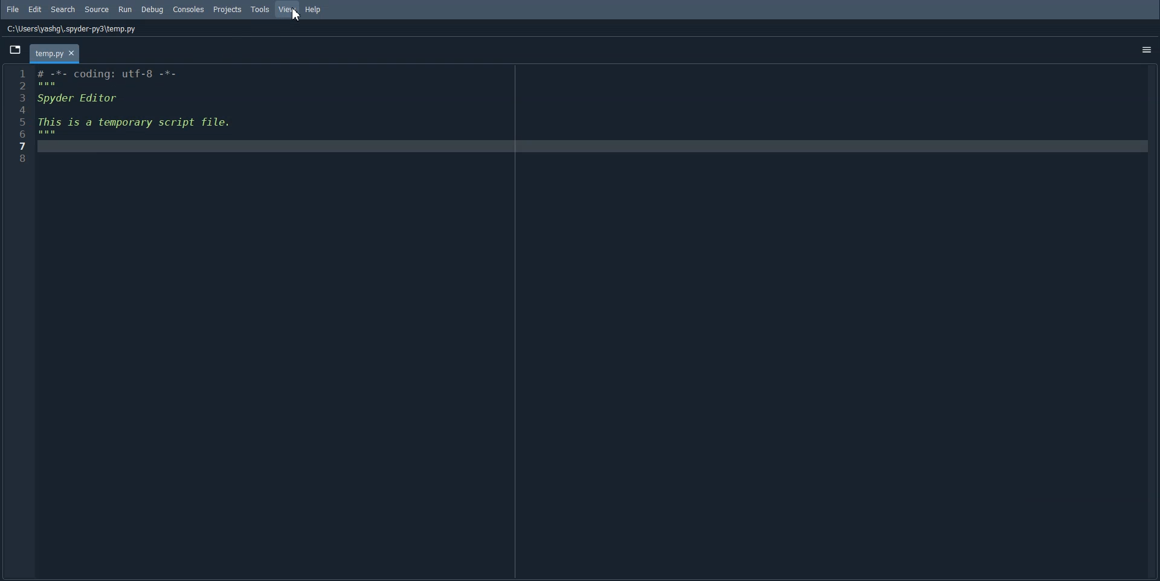 The image size is (1160, 581). What do you see at coordinates (260, 9) in the screenshot?
I see `Tools` at bounding box center [260, 9].